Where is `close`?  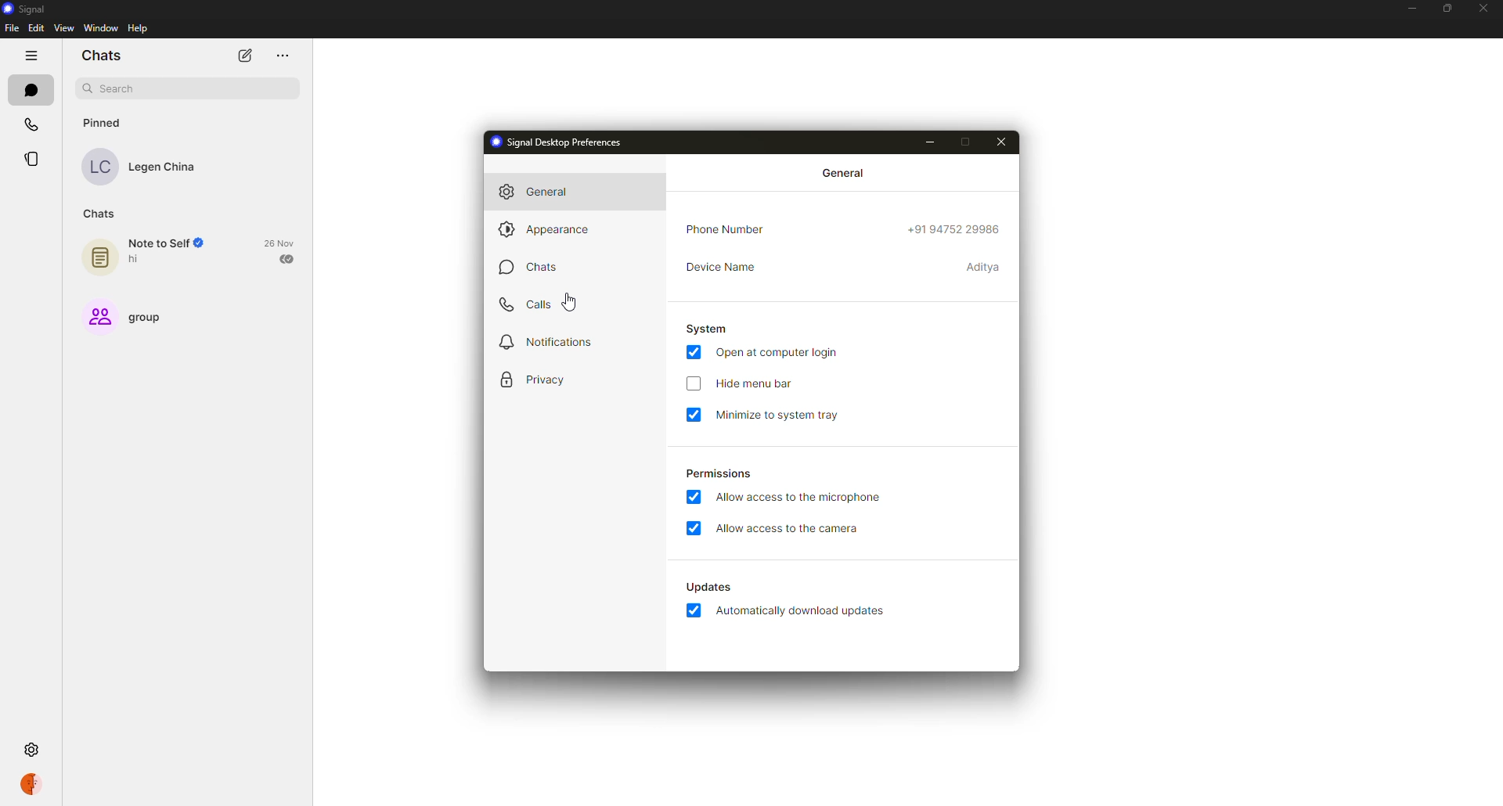 close is located at coordinates (1004, 142).